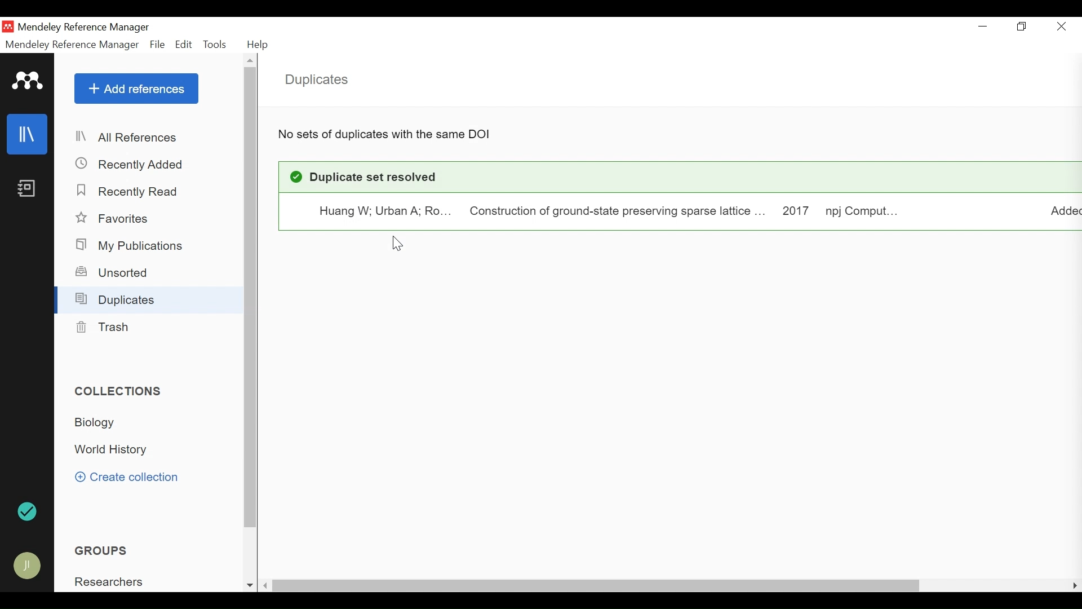 The width and height of the screenshot is (1082, 609). What do you see at coordinates (103, 550) in the screenshot?
I see `Groups` at bounding box center [103, 550].